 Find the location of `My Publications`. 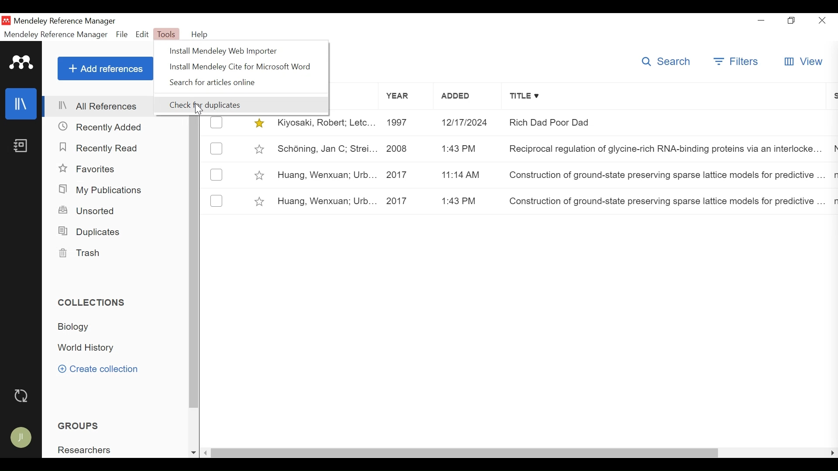

My Publications is located at coordinates (100, 191).